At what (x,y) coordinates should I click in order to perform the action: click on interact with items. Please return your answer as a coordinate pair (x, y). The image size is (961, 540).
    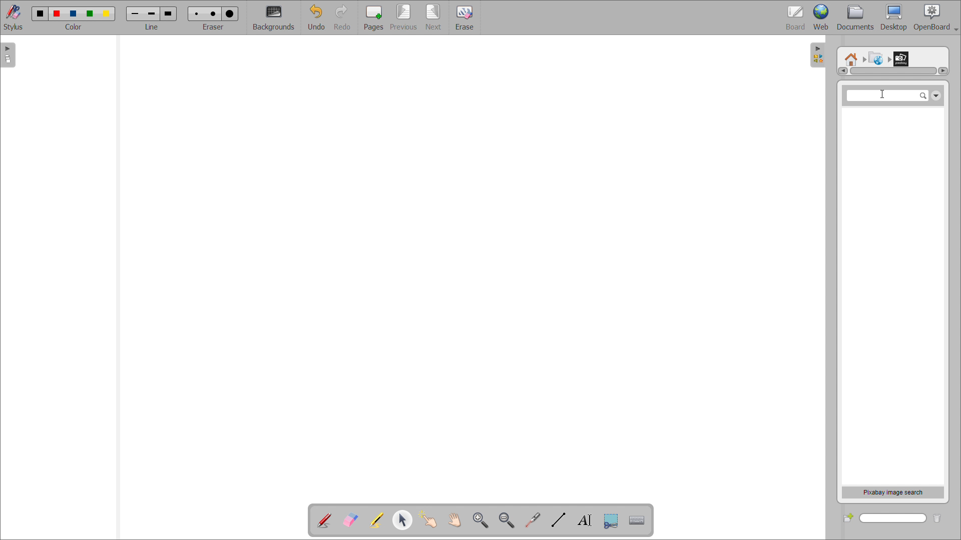
    Looking at the image, I should click on (428, 519).